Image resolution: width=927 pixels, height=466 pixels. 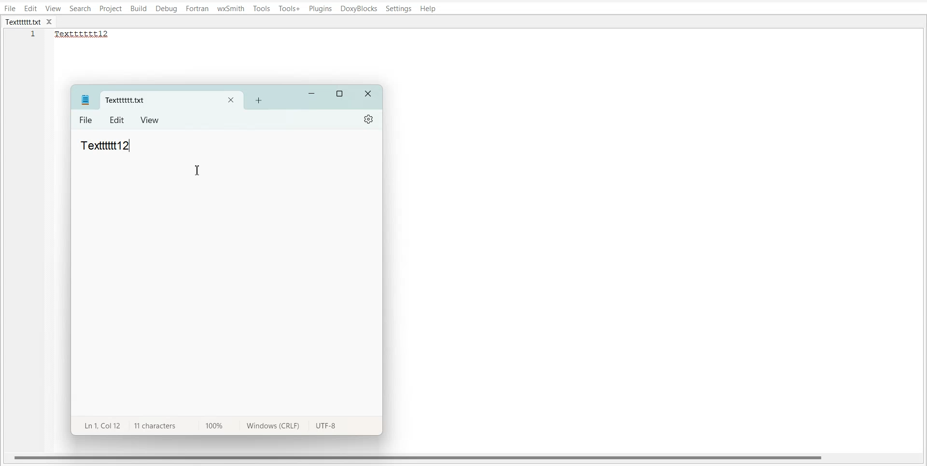 What do you see at coordinates (262, 8) in the screenshot?
I see `Tools` at bounding box center [262, 8].